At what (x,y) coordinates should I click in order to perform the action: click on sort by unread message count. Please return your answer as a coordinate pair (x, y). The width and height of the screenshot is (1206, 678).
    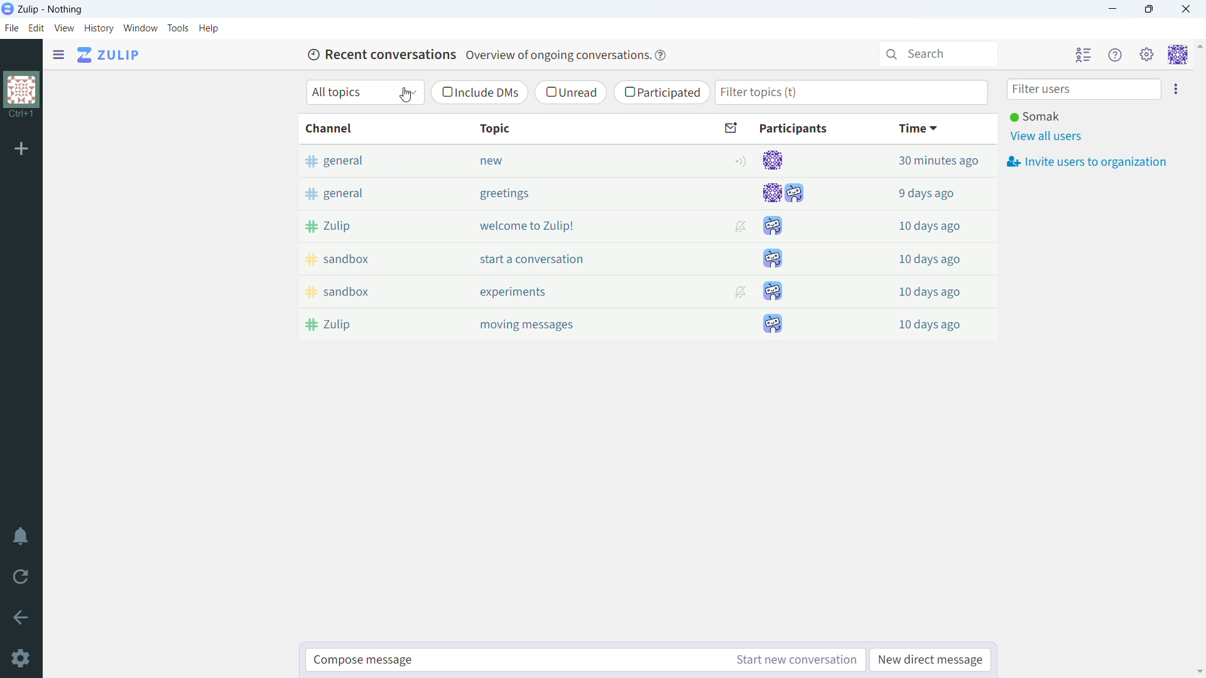
    Looking at the image, I should click on (733, 128).